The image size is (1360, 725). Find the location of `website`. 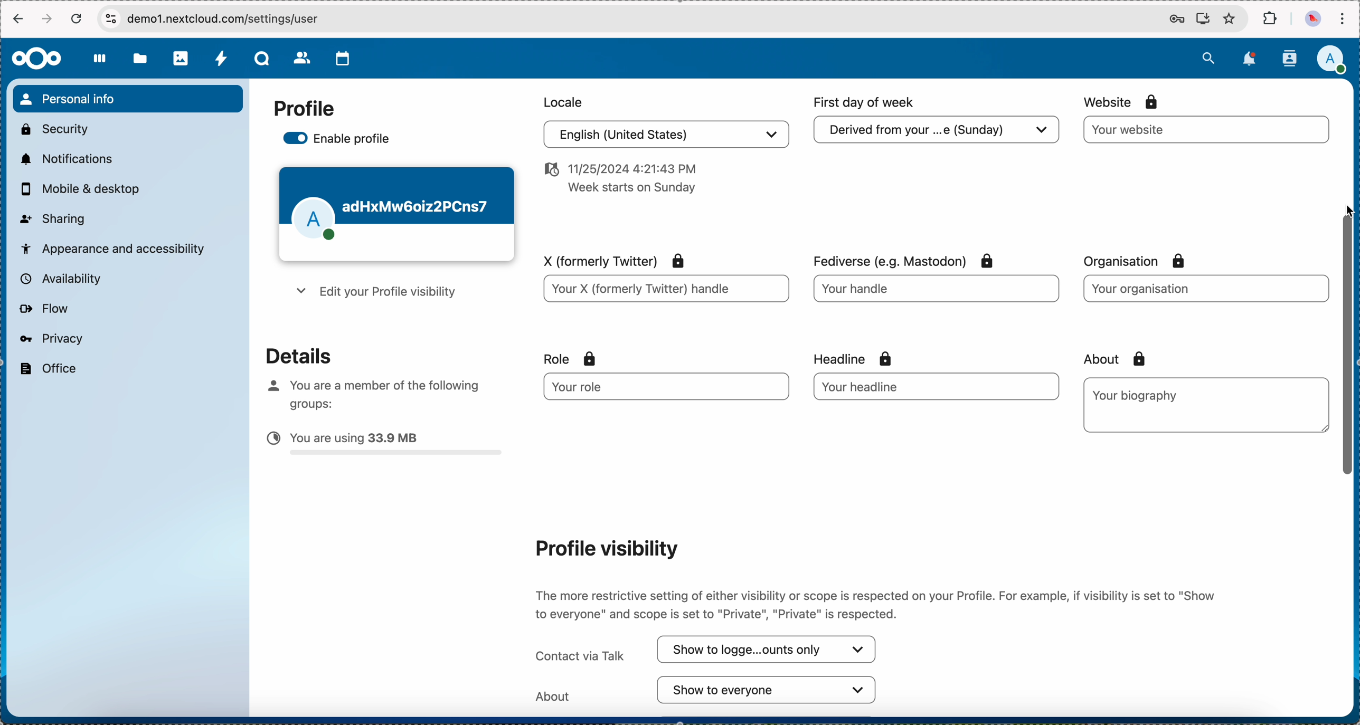

website is located at coordinates (1123, 101).